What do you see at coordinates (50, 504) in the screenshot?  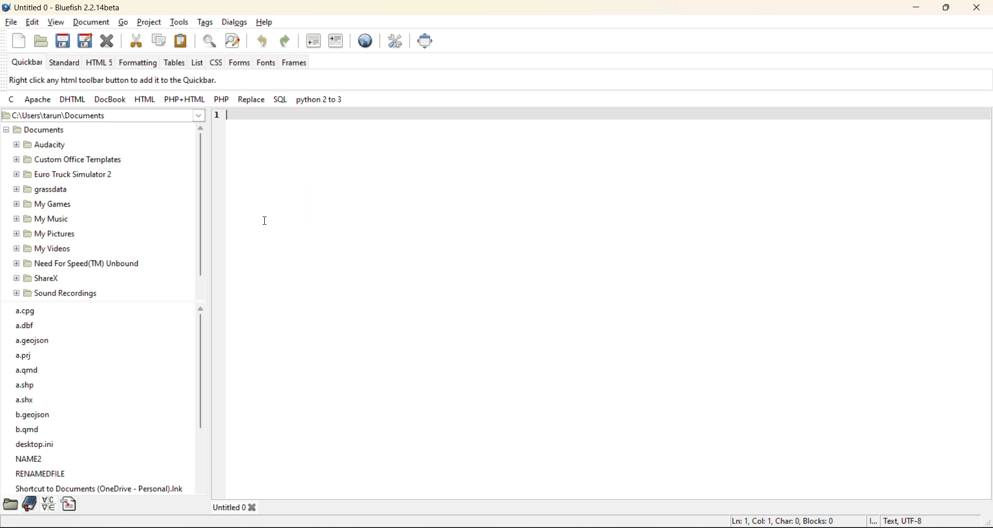 I see `charmap` at bounding box center [50, 504].